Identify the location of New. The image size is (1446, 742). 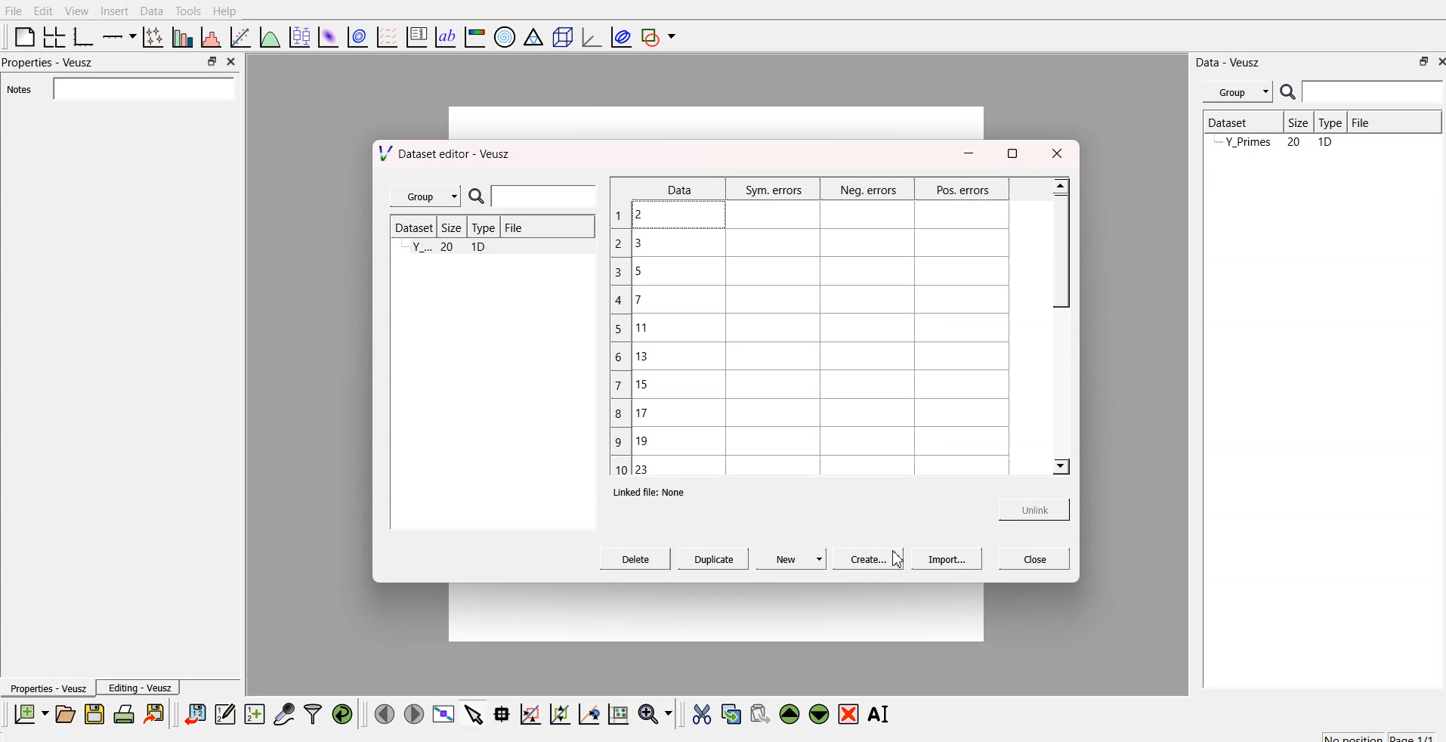
(791, 560).